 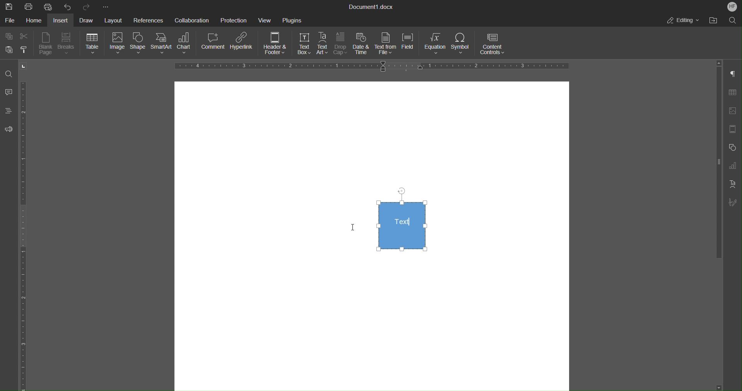 I want to click on Paragraph Settings, so click(x=735, y=74).